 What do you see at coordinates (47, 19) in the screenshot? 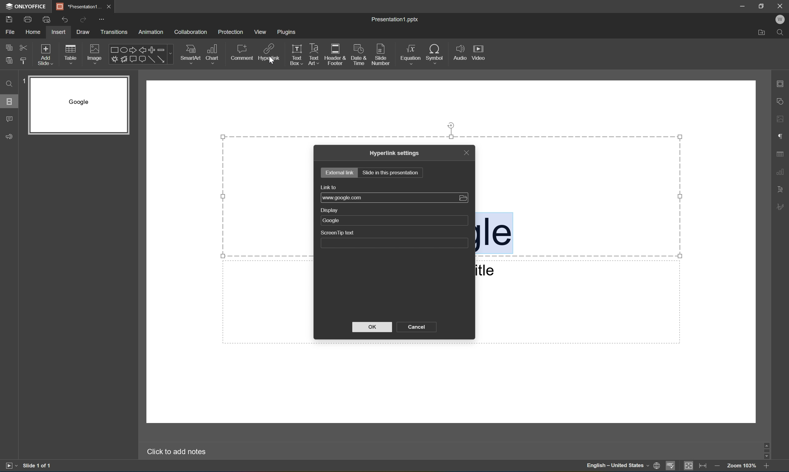
I see `Quick print` at bounding box center [47, 19].